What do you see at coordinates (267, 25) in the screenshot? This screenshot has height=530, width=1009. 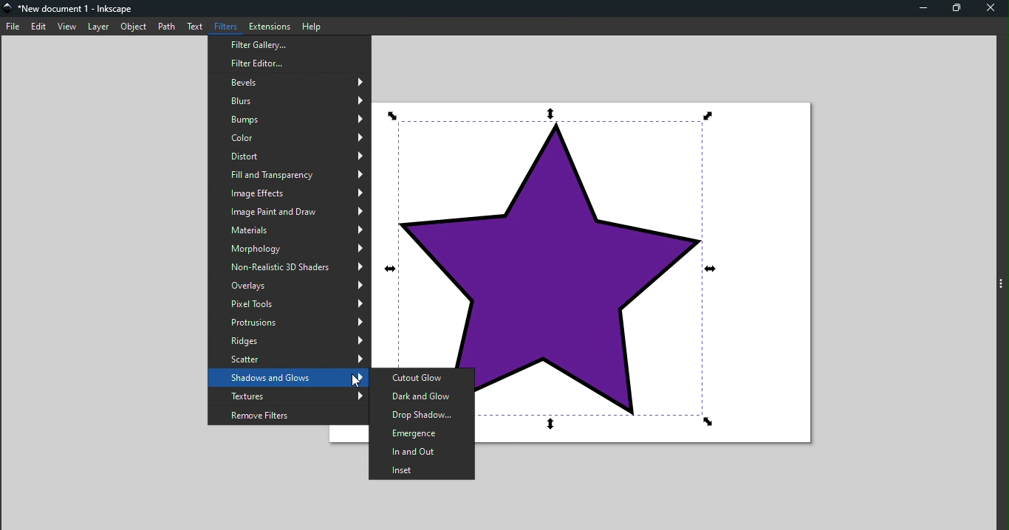 I see `Extensions` at bounding box center [267, 25].